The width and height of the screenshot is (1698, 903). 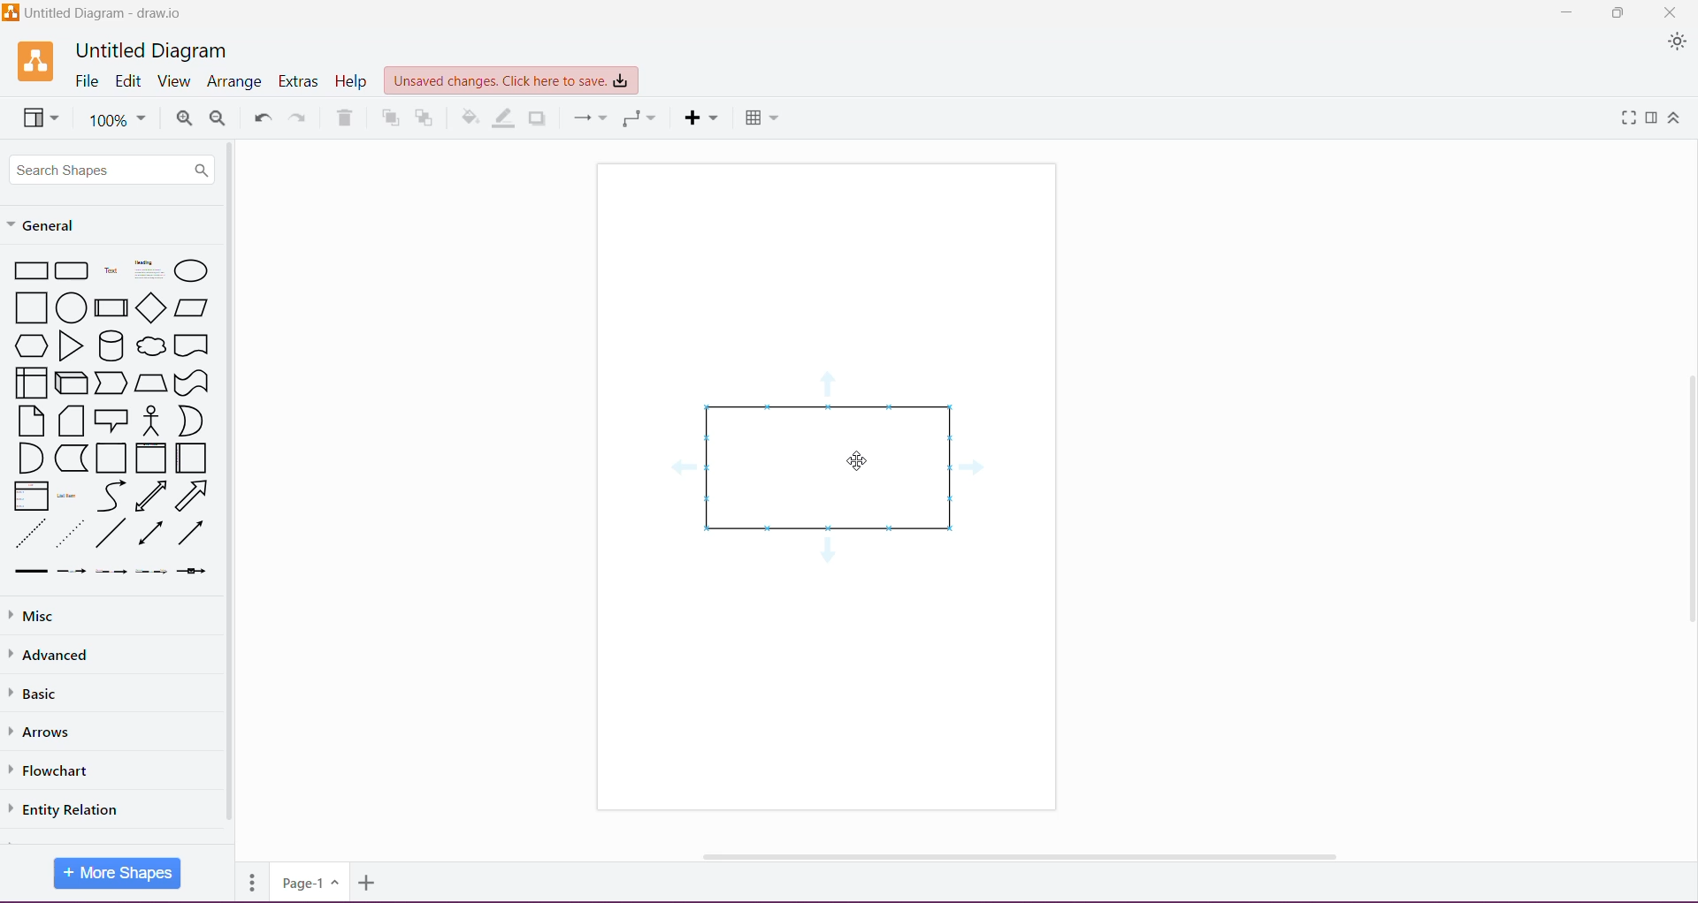 What do you see at coordinates (40, 617) in the screenshot?
I see `Misc` at bounding box center [40, 617].